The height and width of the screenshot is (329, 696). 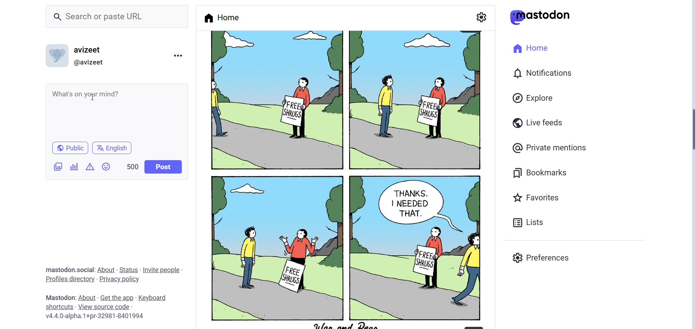 What do you see at coordinates (84, 92) in the screenshot?
I see `Whats on your mind` at bounding box center [84, 92].